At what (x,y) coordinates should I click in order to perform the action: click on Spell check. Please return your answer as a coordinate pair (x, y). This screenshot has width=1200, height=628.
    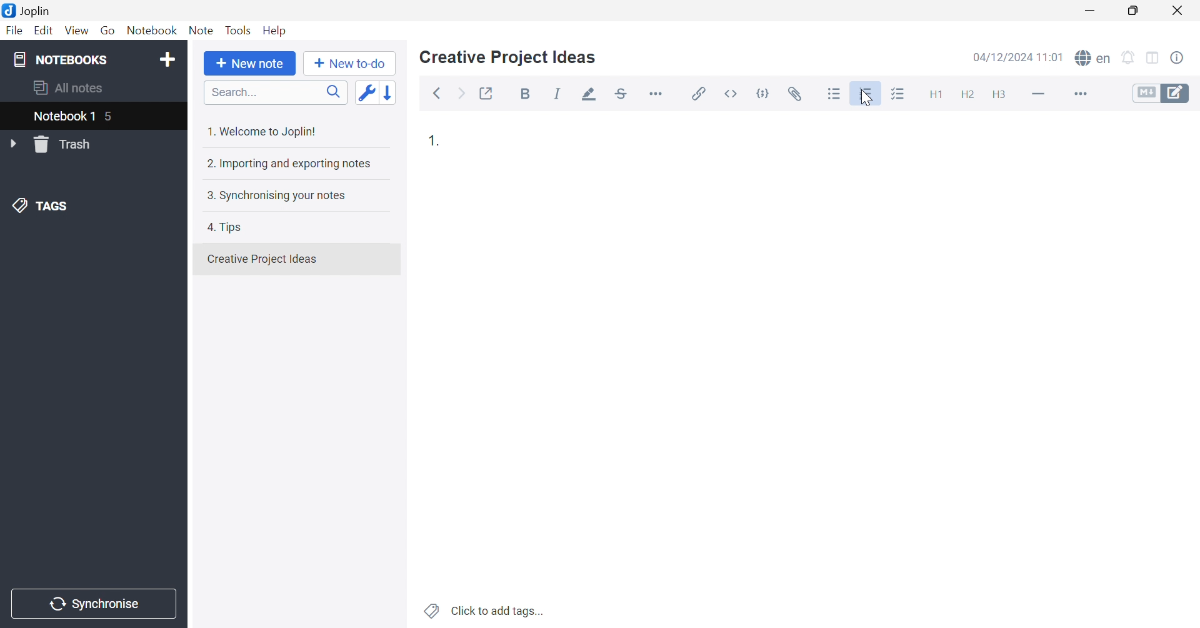
    Looking at the image, I should click on (1094, 59).